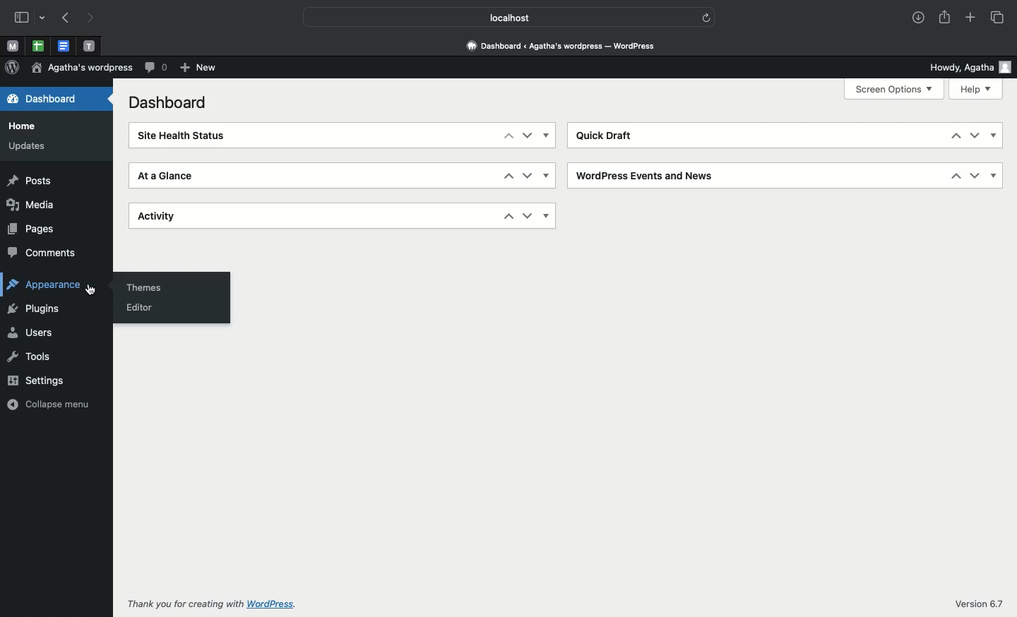 This screenshot has height=617, width=1017. I want to click on Wordpress name, so click(82, 67).